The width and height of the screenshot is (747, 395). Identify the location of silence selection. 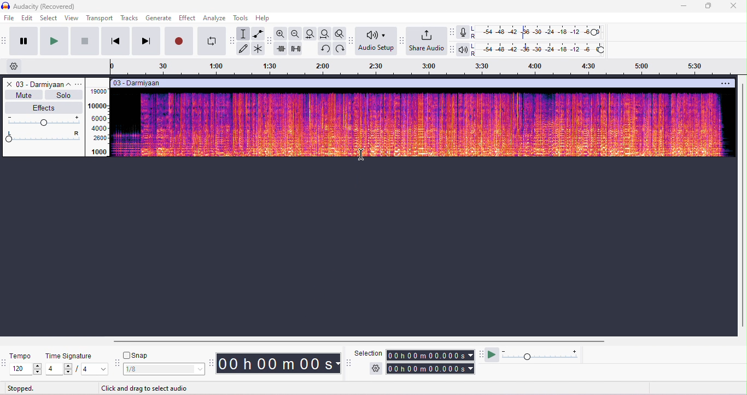
(295, 49).